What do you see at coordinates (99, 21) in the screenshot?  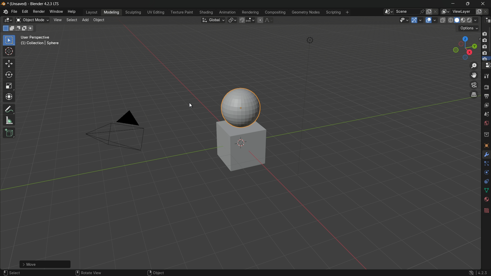 I see `object` at bounding box center [99, 21].